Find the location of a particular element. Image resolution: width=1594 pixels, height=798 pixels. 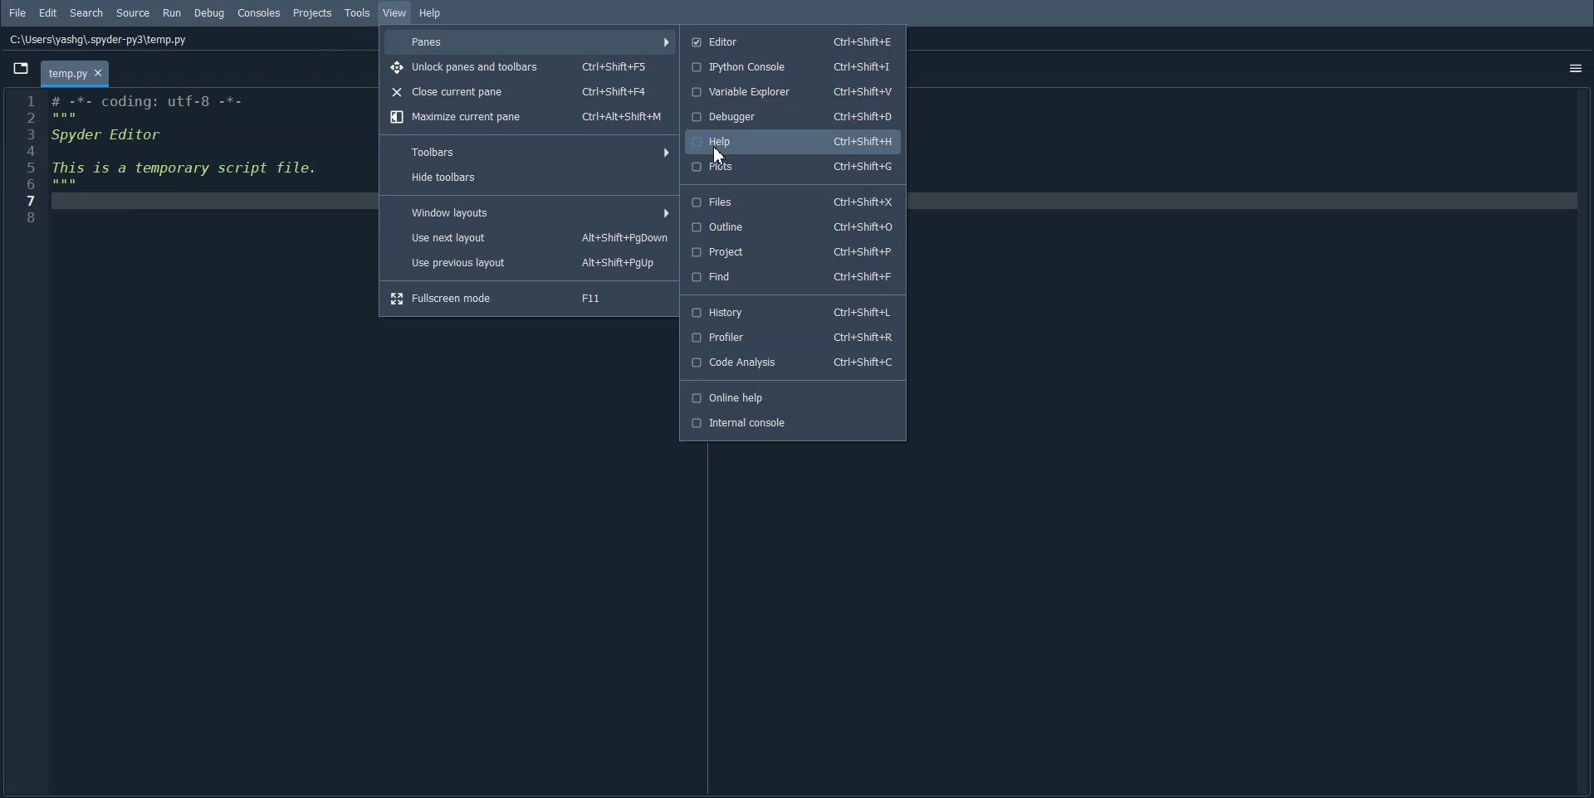

Tools is located at coordinates (358, 12).